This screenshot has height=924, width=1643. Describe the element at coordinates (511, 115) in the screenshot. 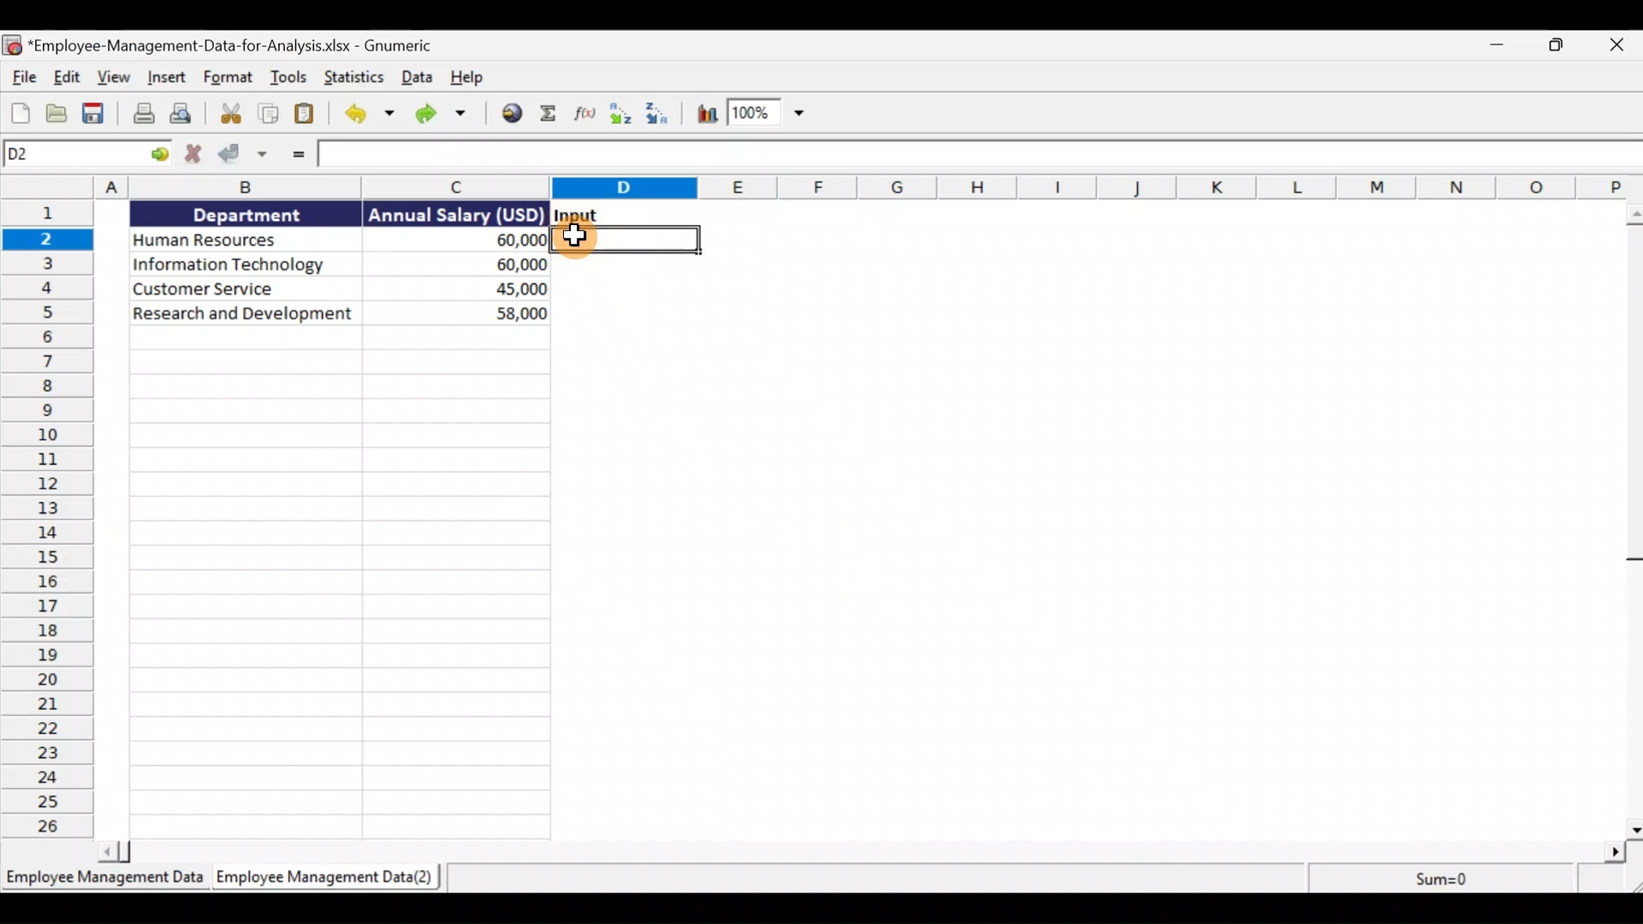

I see `Insert hyperlink` at that location.